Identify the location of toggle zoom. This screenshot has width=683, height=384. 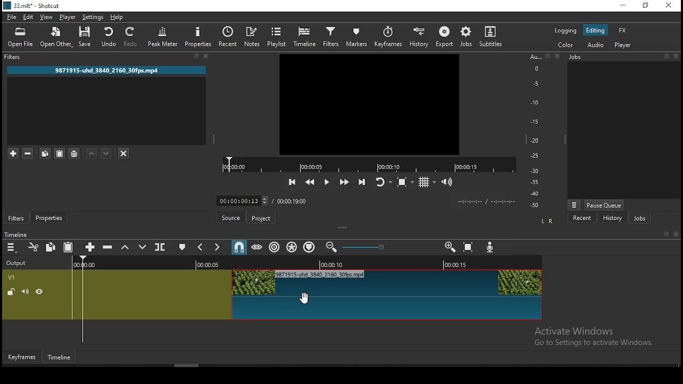
(405, 181).